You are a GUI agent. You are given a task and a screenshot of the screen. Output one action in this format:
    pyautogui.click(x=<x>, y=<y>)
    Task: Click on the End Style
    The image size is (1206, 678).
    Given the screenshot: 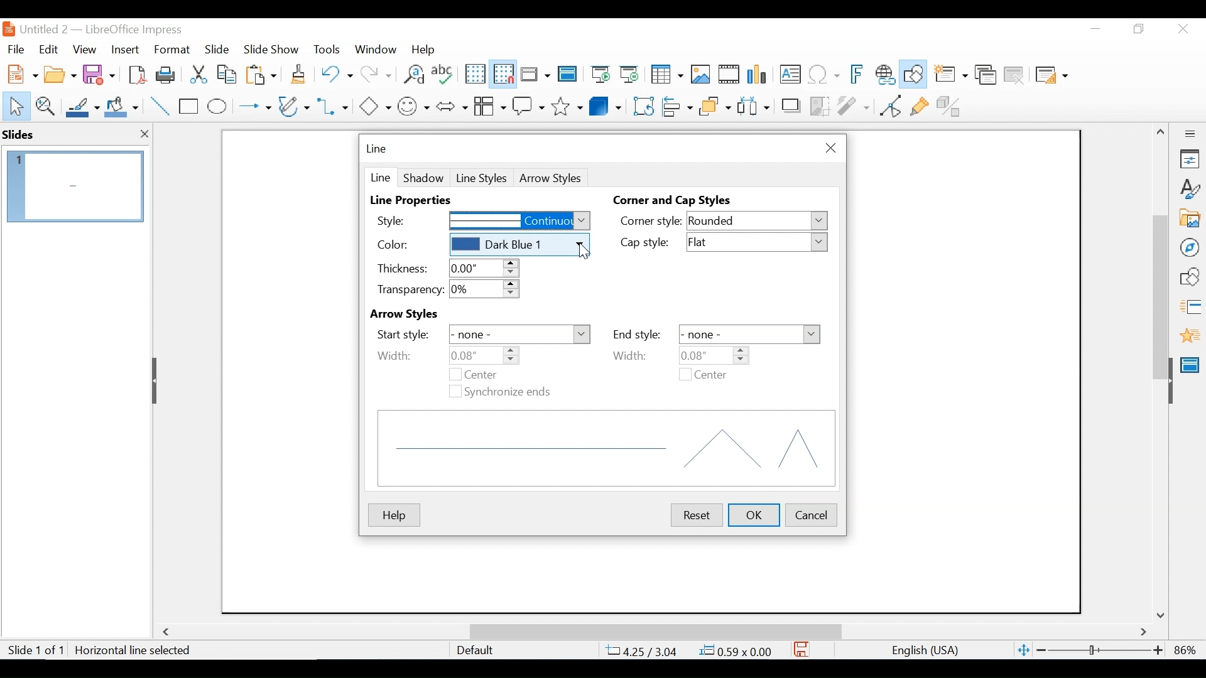 What is the action you would take?
    pyautogui.click(x=636, y=335)
    